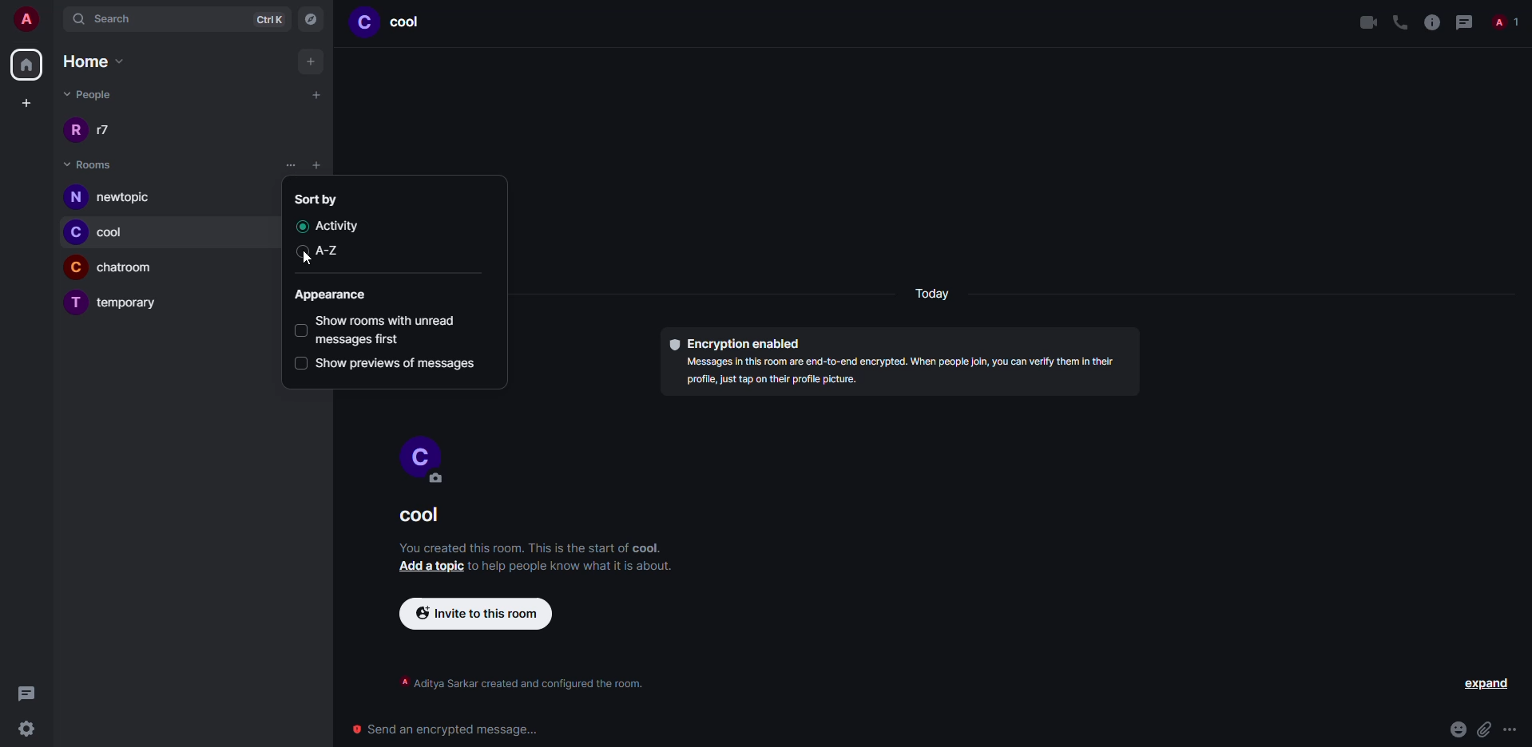  I want to click on encryption enabled, so click(733, 343).